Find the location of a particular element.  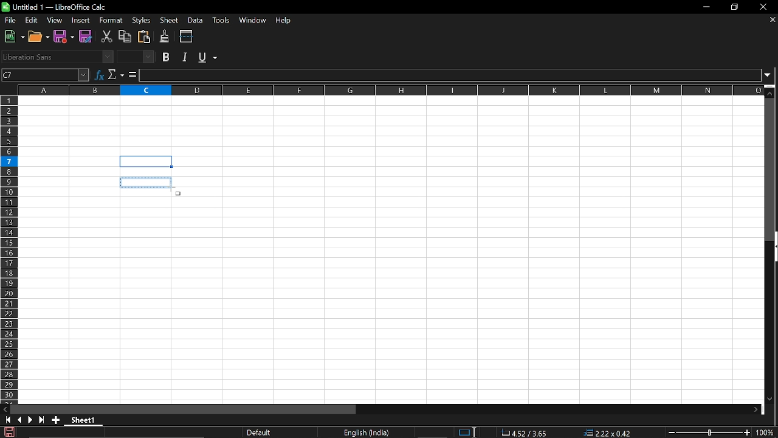

Edit is located at coordinates (32, 21).